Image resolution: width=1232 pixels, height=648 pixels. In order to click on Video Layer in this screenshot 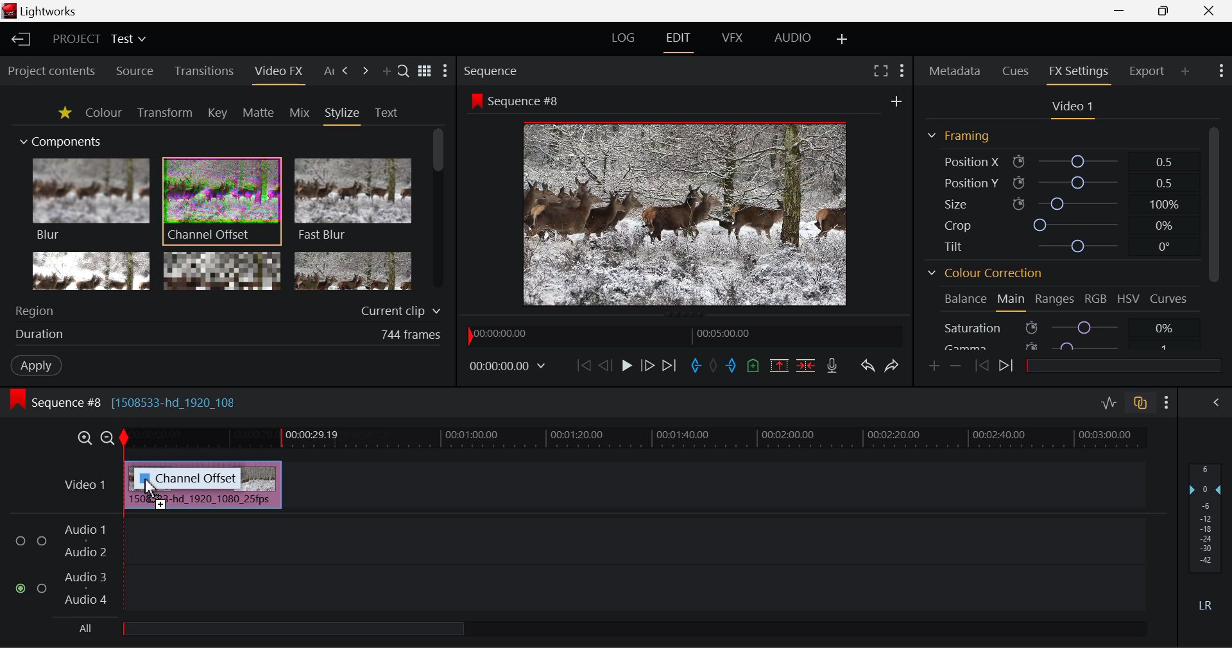, I will do `click(86, 488)`.